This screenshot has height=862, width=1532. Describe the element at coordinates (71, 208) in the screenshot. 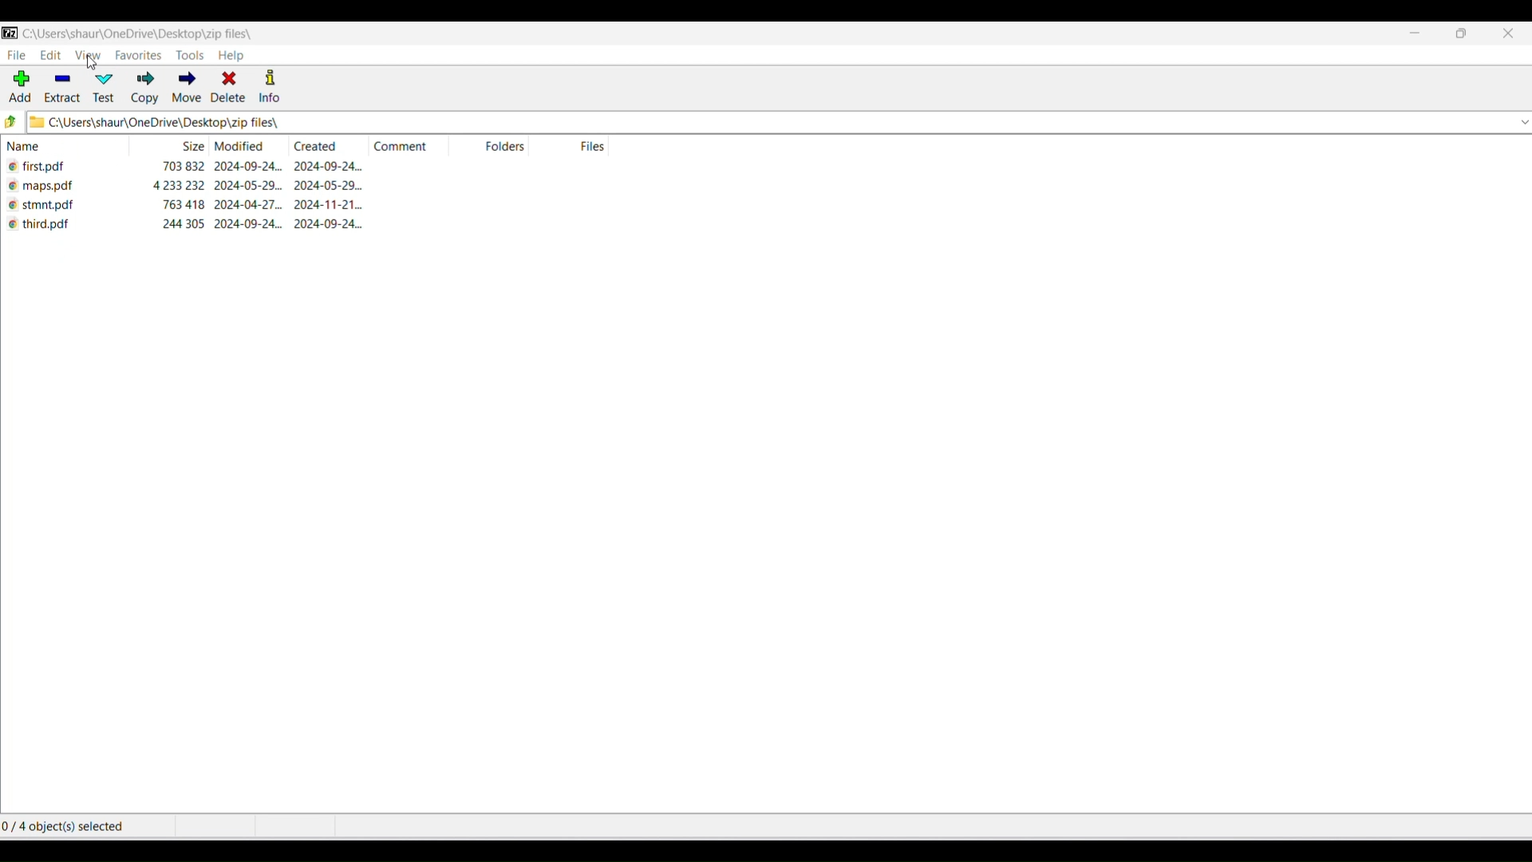

I see `file name` at that location.